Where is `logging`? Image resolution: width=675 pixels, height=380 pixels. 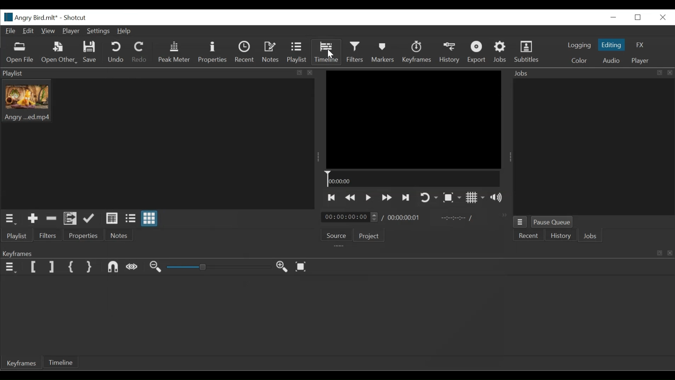 logging is located at coordinates (579, 45).